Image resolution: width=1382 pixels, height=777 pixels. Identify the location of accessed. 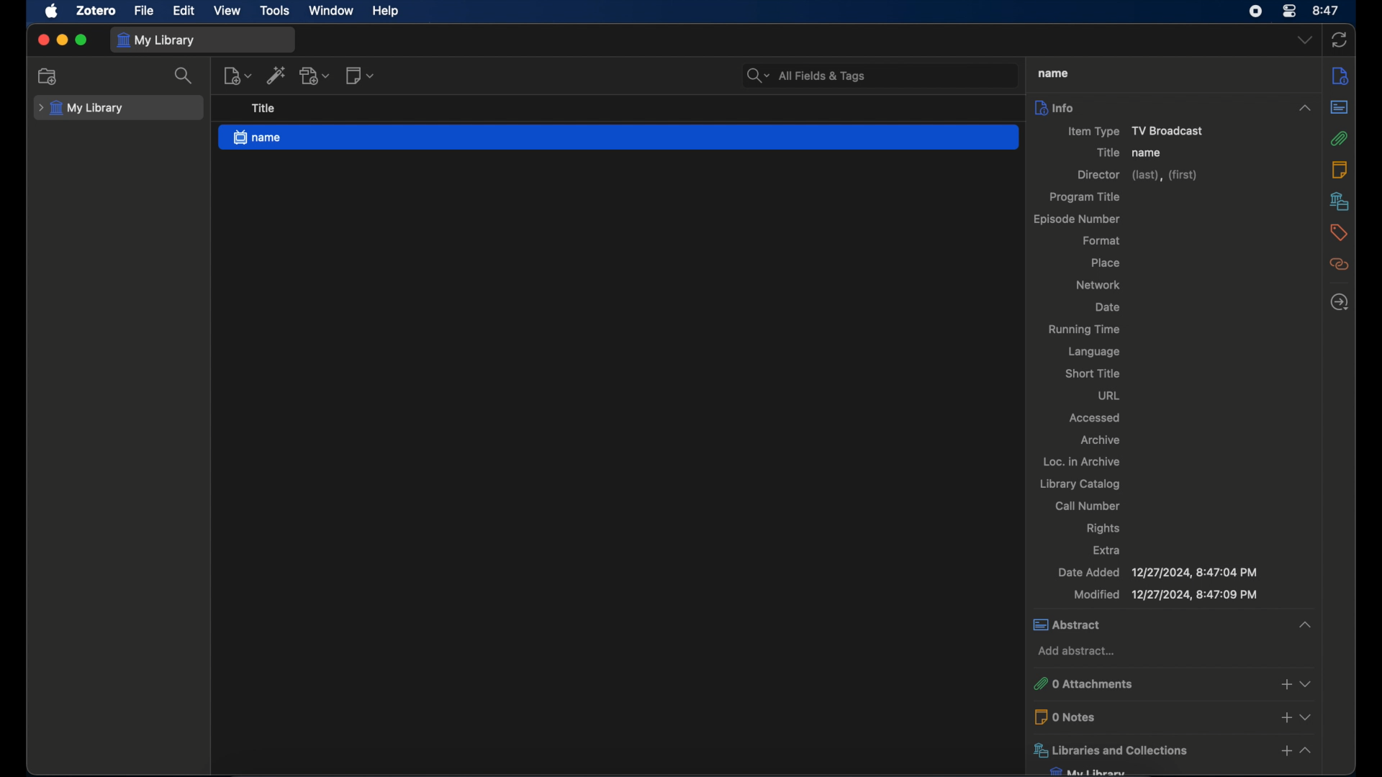
(1093, 418).